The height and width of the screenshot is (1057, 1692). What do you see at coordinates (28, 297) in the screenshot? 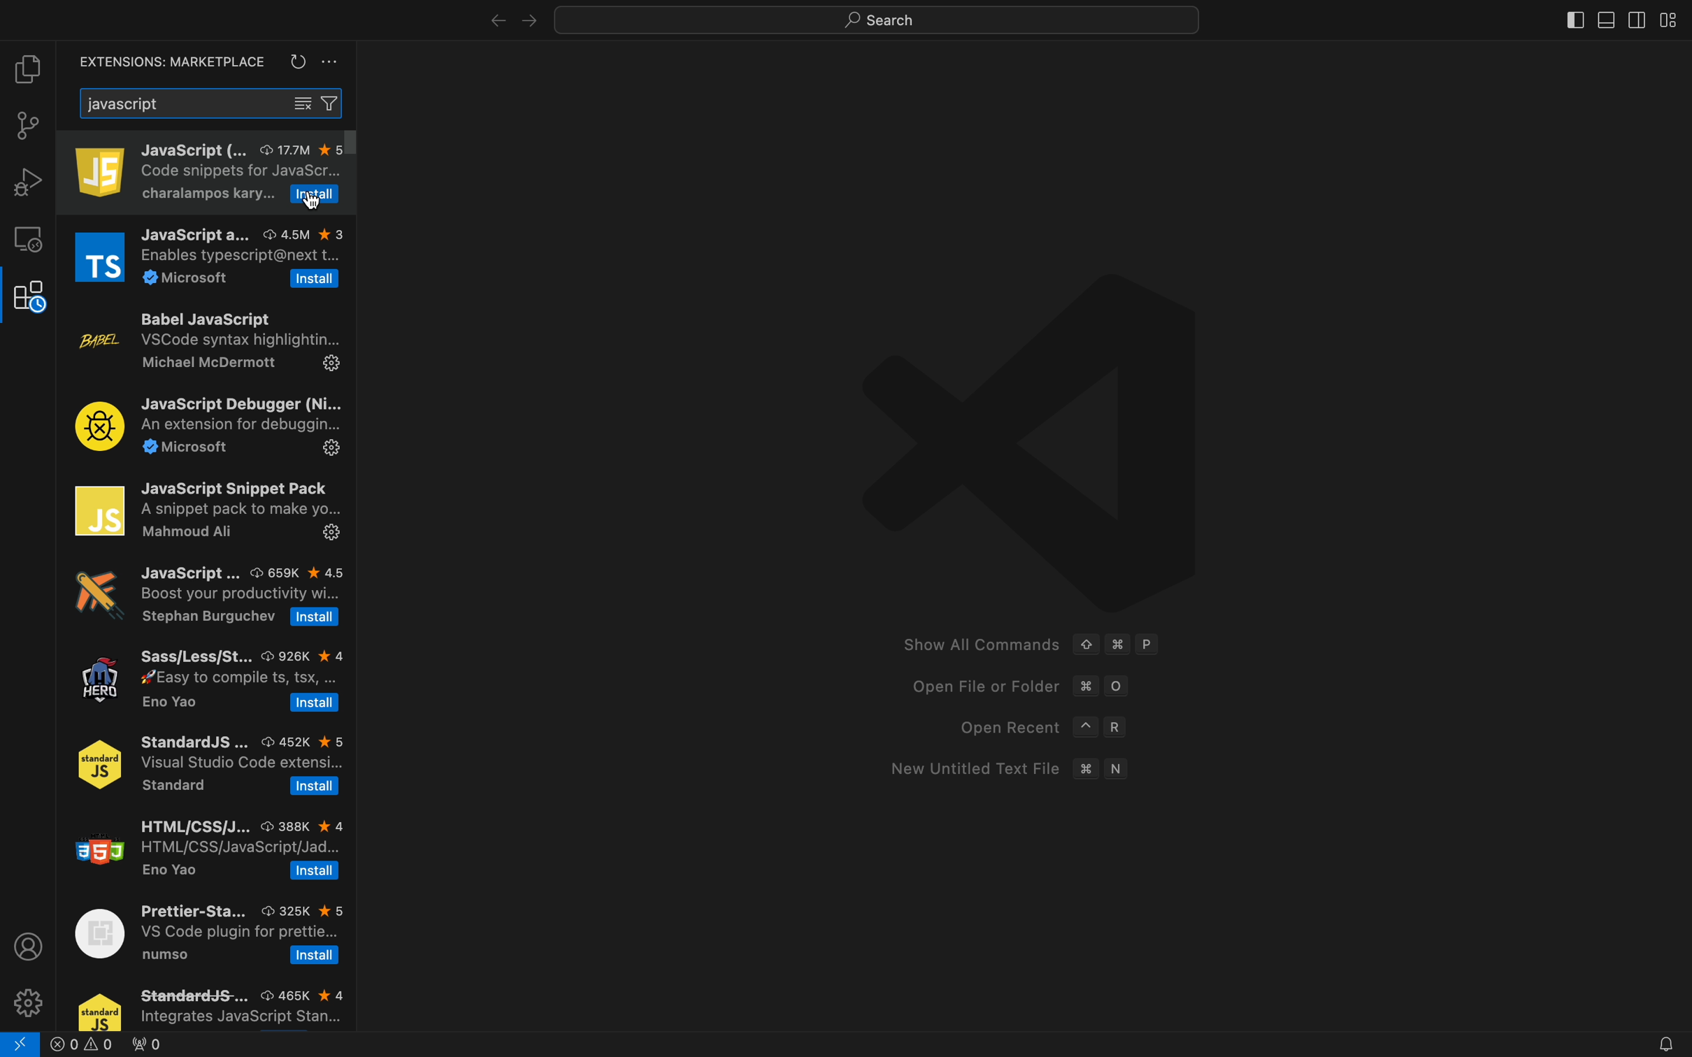
I see `extensions` at bounding box center [28, 297].